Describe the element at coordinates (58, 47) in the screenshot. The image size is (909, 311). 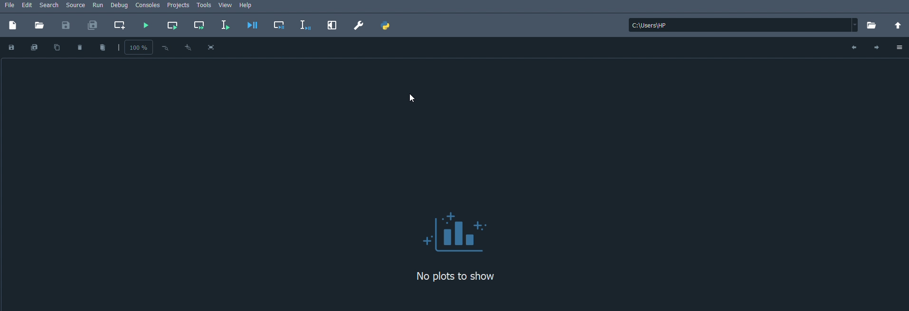
I see `copy` at that location.